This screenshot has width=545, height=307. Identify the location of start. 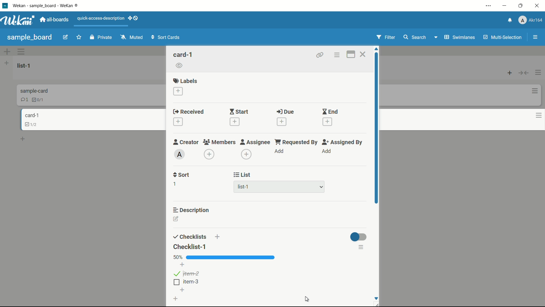
(239, 112).